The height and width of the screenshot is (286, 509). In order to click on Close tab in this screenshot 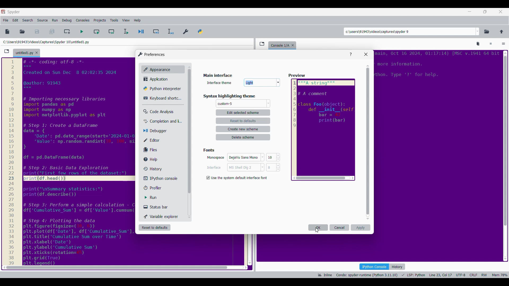, I will do `click(501, 12)`.